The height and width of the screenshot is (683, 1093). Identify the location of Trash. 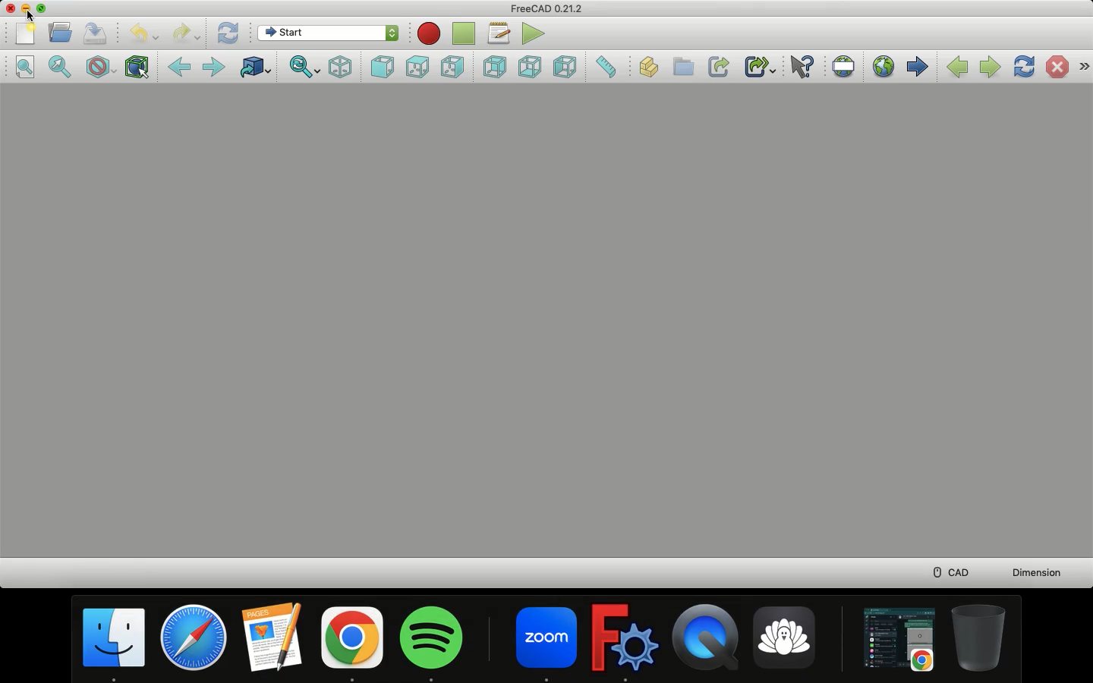
(981, 639).